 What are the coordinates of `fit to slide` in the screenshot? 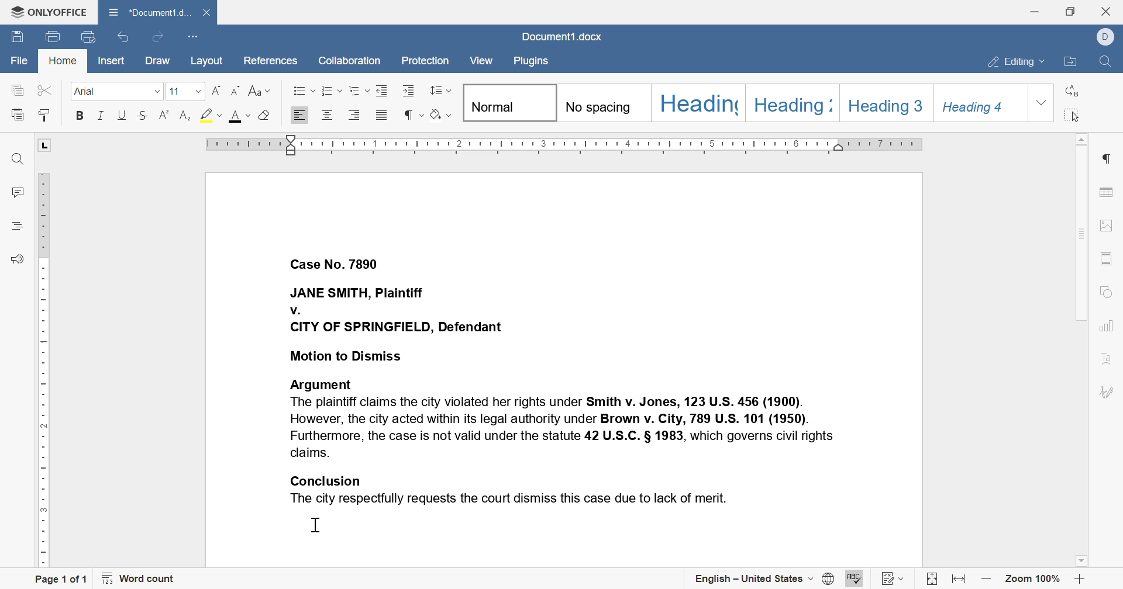 It's located at (932, 579).